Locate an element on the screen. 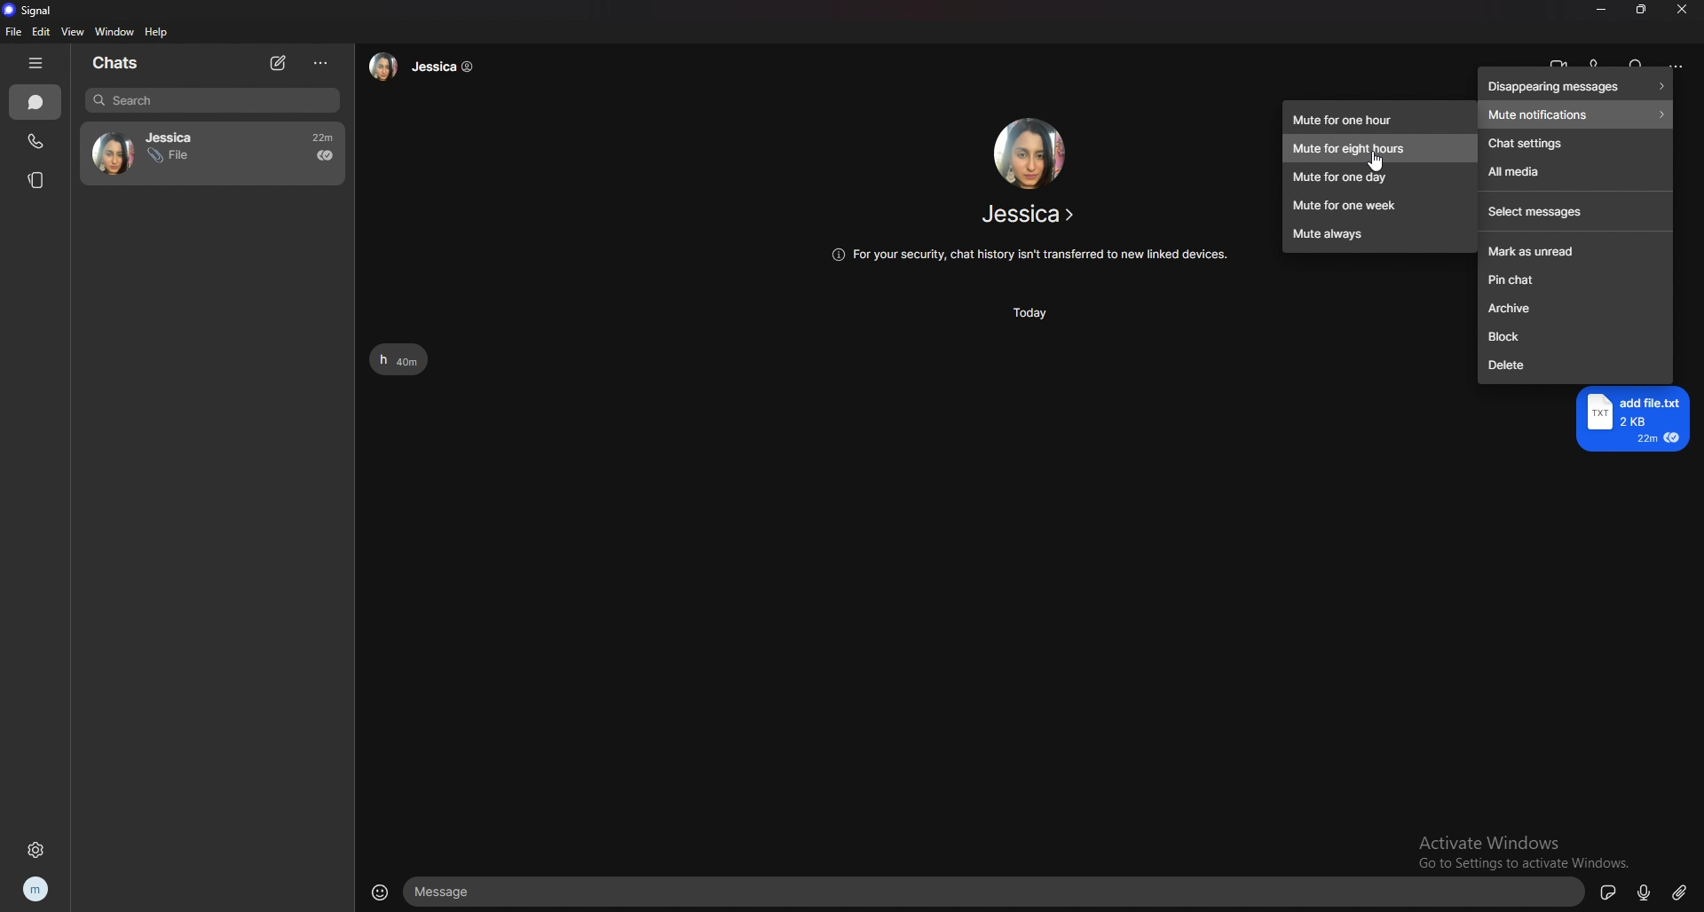 Image resolution: width=1704 pixels, height=912 pixels. seen is located at coordinates (325, 155).